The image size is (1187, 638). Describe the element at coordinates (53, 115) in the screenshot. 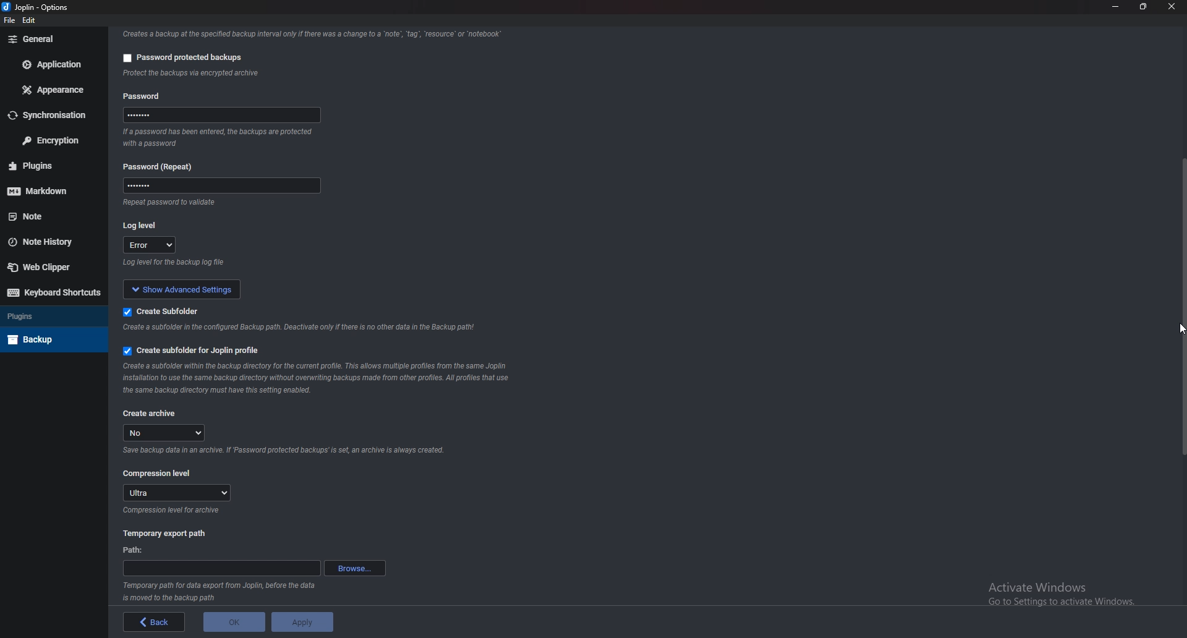

I see `Synchronization` at that location.